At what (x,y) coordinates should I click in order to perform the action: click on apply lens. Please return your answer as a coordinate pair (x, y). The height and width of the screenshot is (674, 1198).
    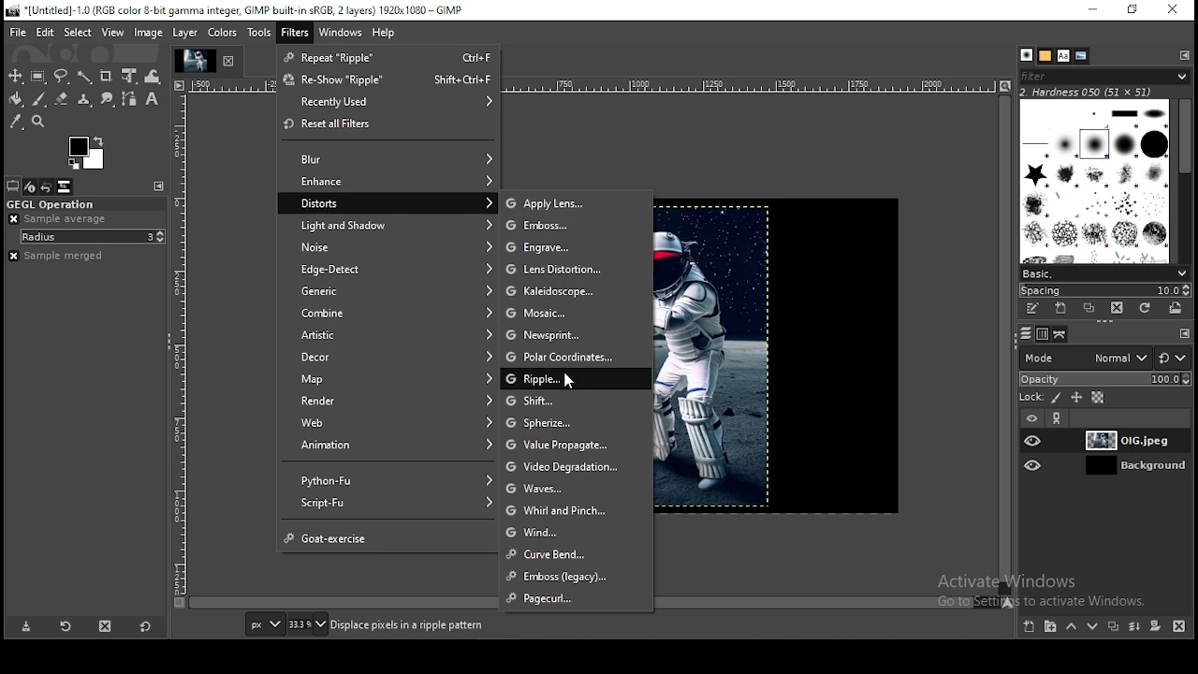
    Looking at the image, I should click on (559, 204).